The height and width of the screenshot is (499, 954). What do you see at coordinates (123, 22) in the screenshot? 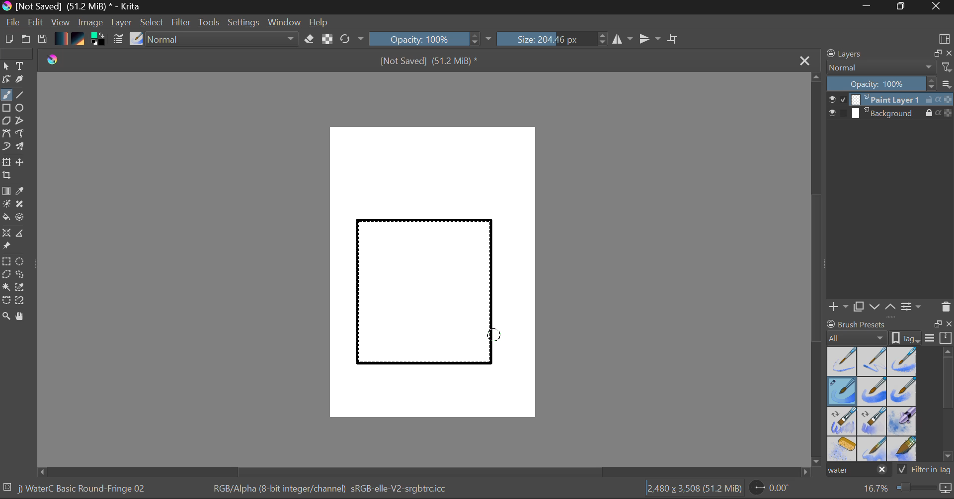
I see `Layer` at bounding box center [123, 22].